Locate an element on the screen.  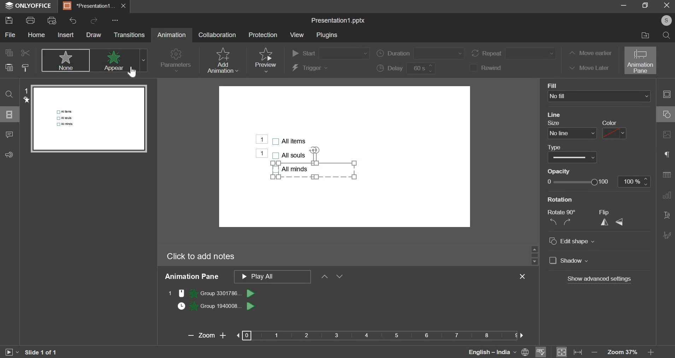
spelling is located at coordinates (541, 351).